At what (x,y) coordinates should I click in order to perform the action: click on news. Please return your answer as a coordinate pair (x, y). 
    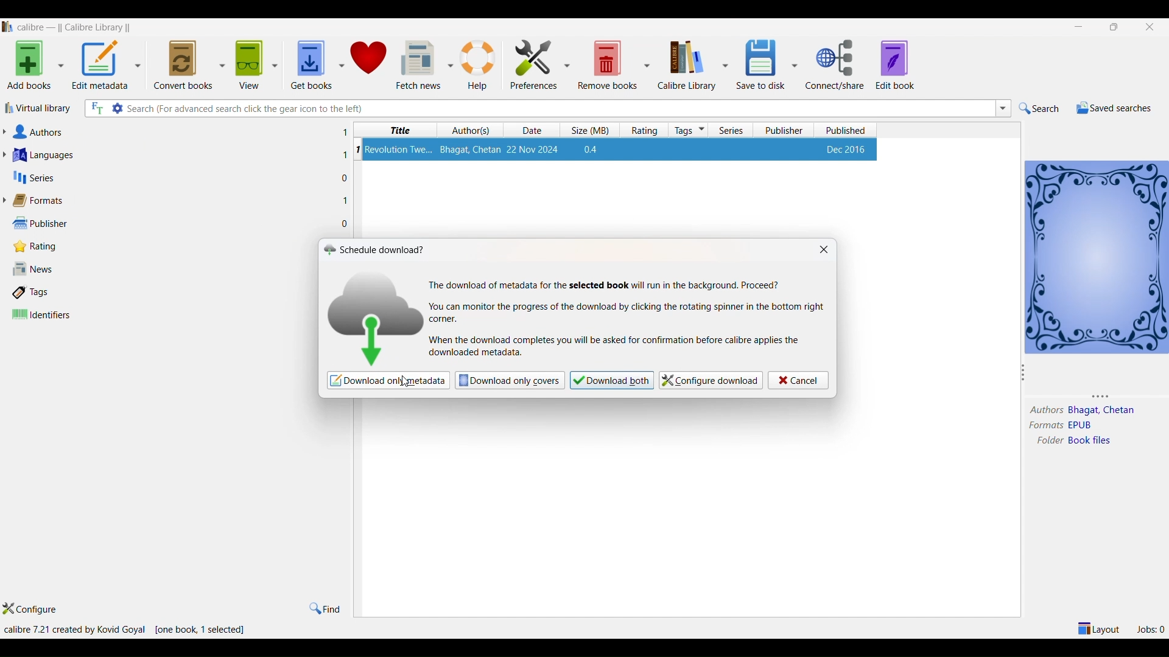
    Looking at the image, I should click on (35, 270).